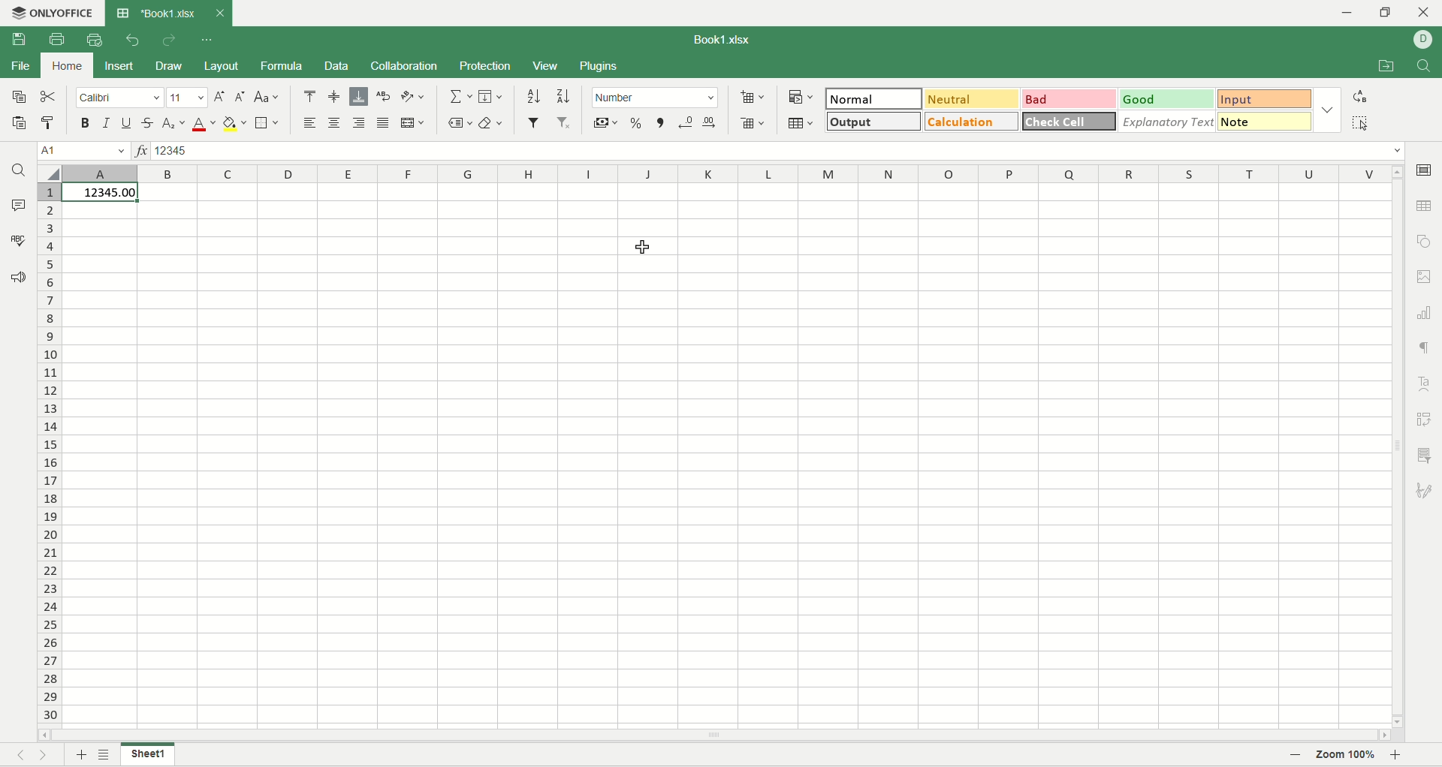 This screenshot has height=767, width=1442. What do you see at coordinates (1395, 756) in the screenshot?
I see `zoom in` at bounding box center [1395, 756].